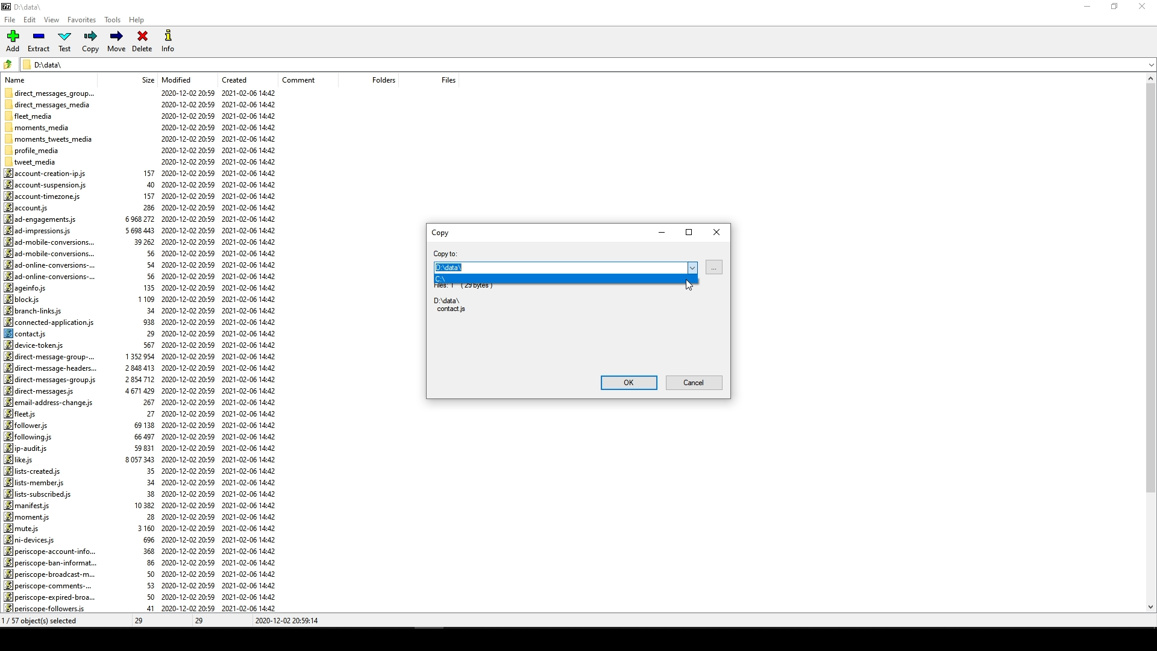  What do you see at coordinates (1118, 7) in the screenshot?
I see `restore down` at bounding box center [1118, 7].